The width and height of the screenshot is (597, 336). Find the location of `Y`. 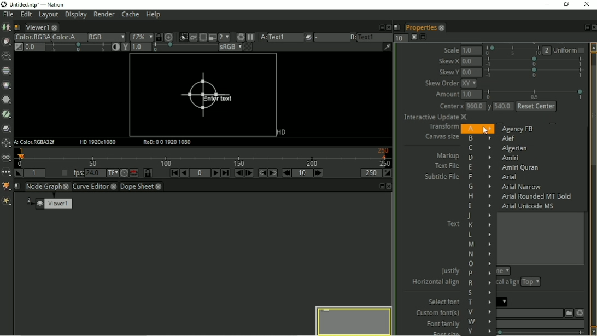

Y is located at coordinates (479, 331).